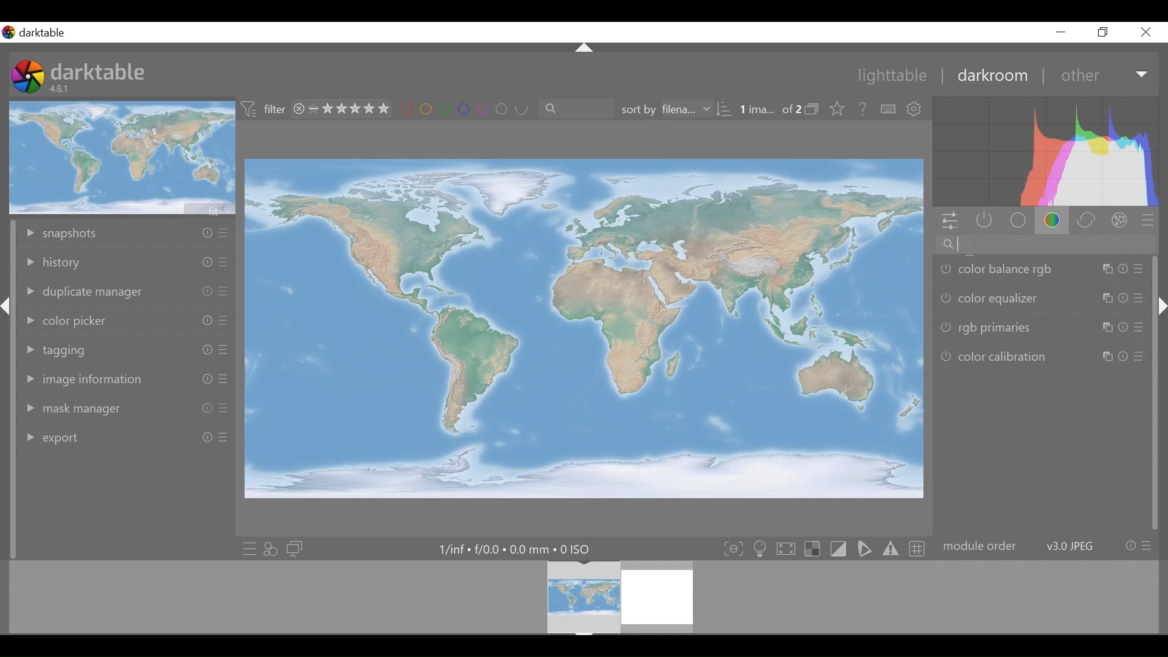  Describe the element at coordinates (338, 109) in the screenshot. I see `range filtering` at that location.